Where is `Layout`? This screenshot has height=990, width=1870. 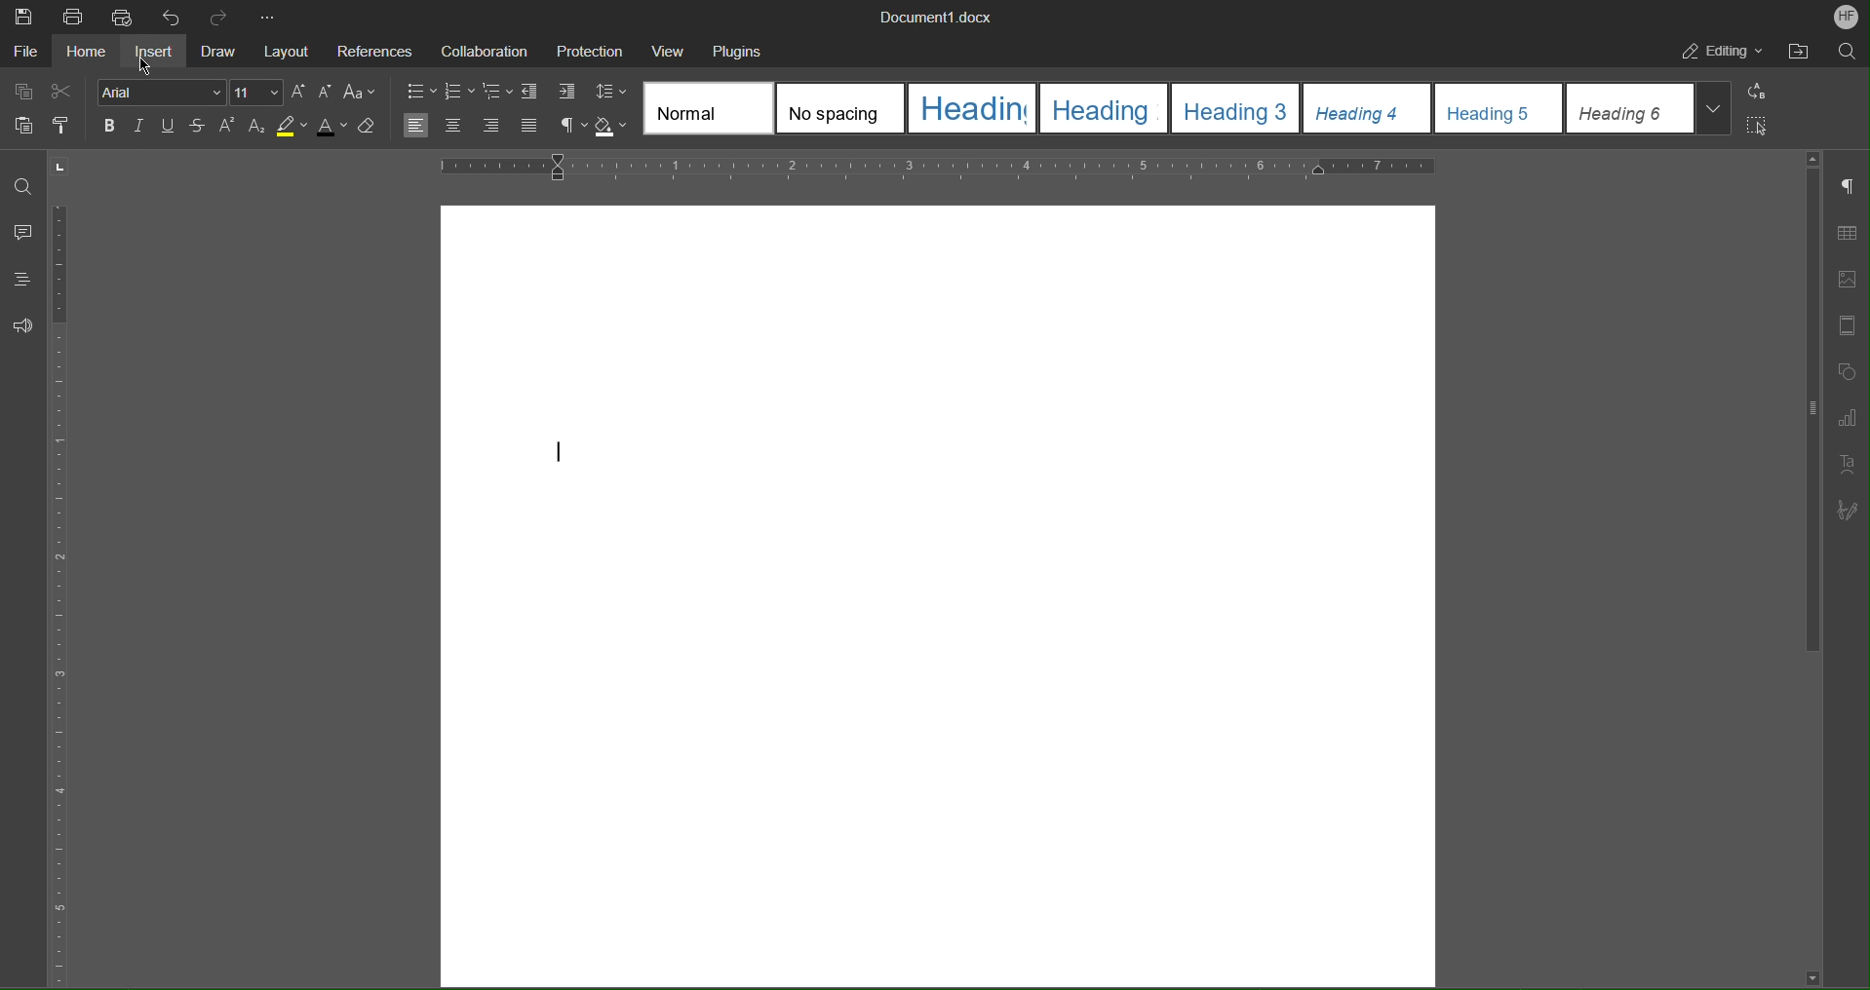
Layout is located at coordinates (287, 49).